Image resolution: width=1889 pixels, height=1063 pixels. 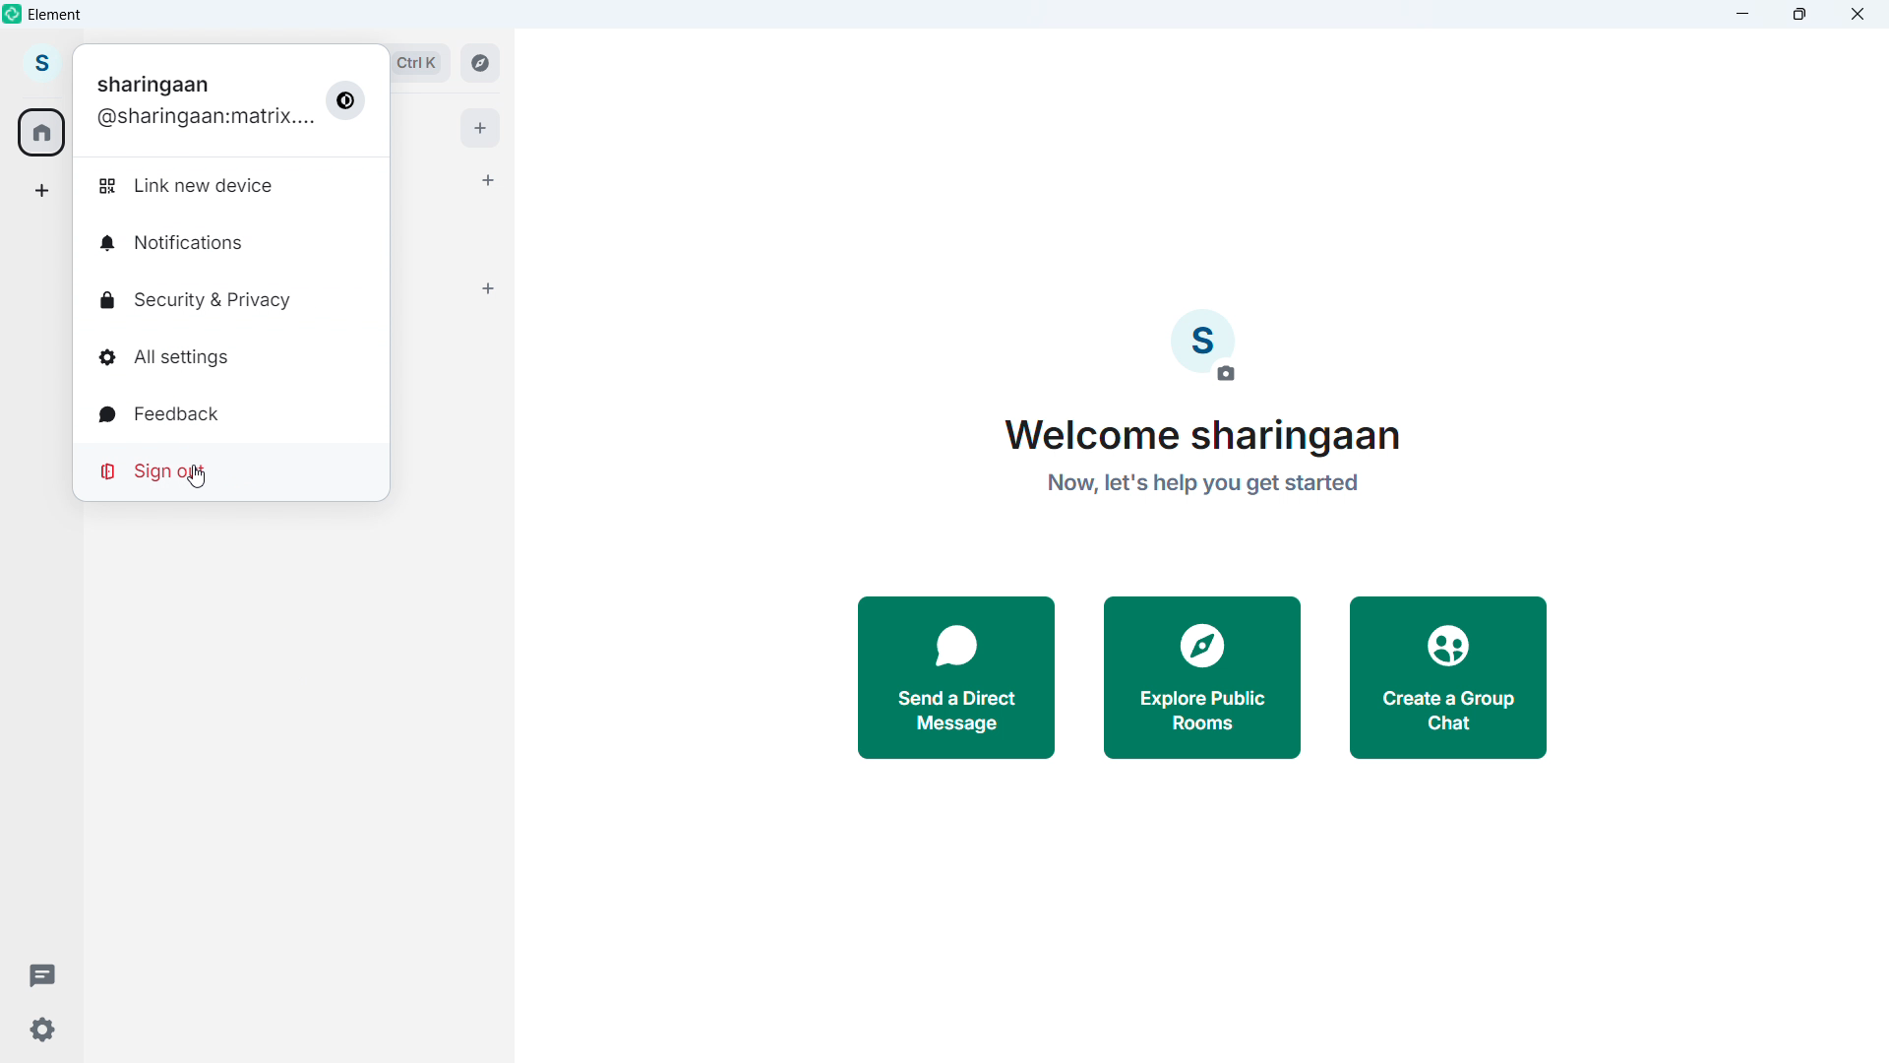 I want to click on search, so click(x=419, y=61).